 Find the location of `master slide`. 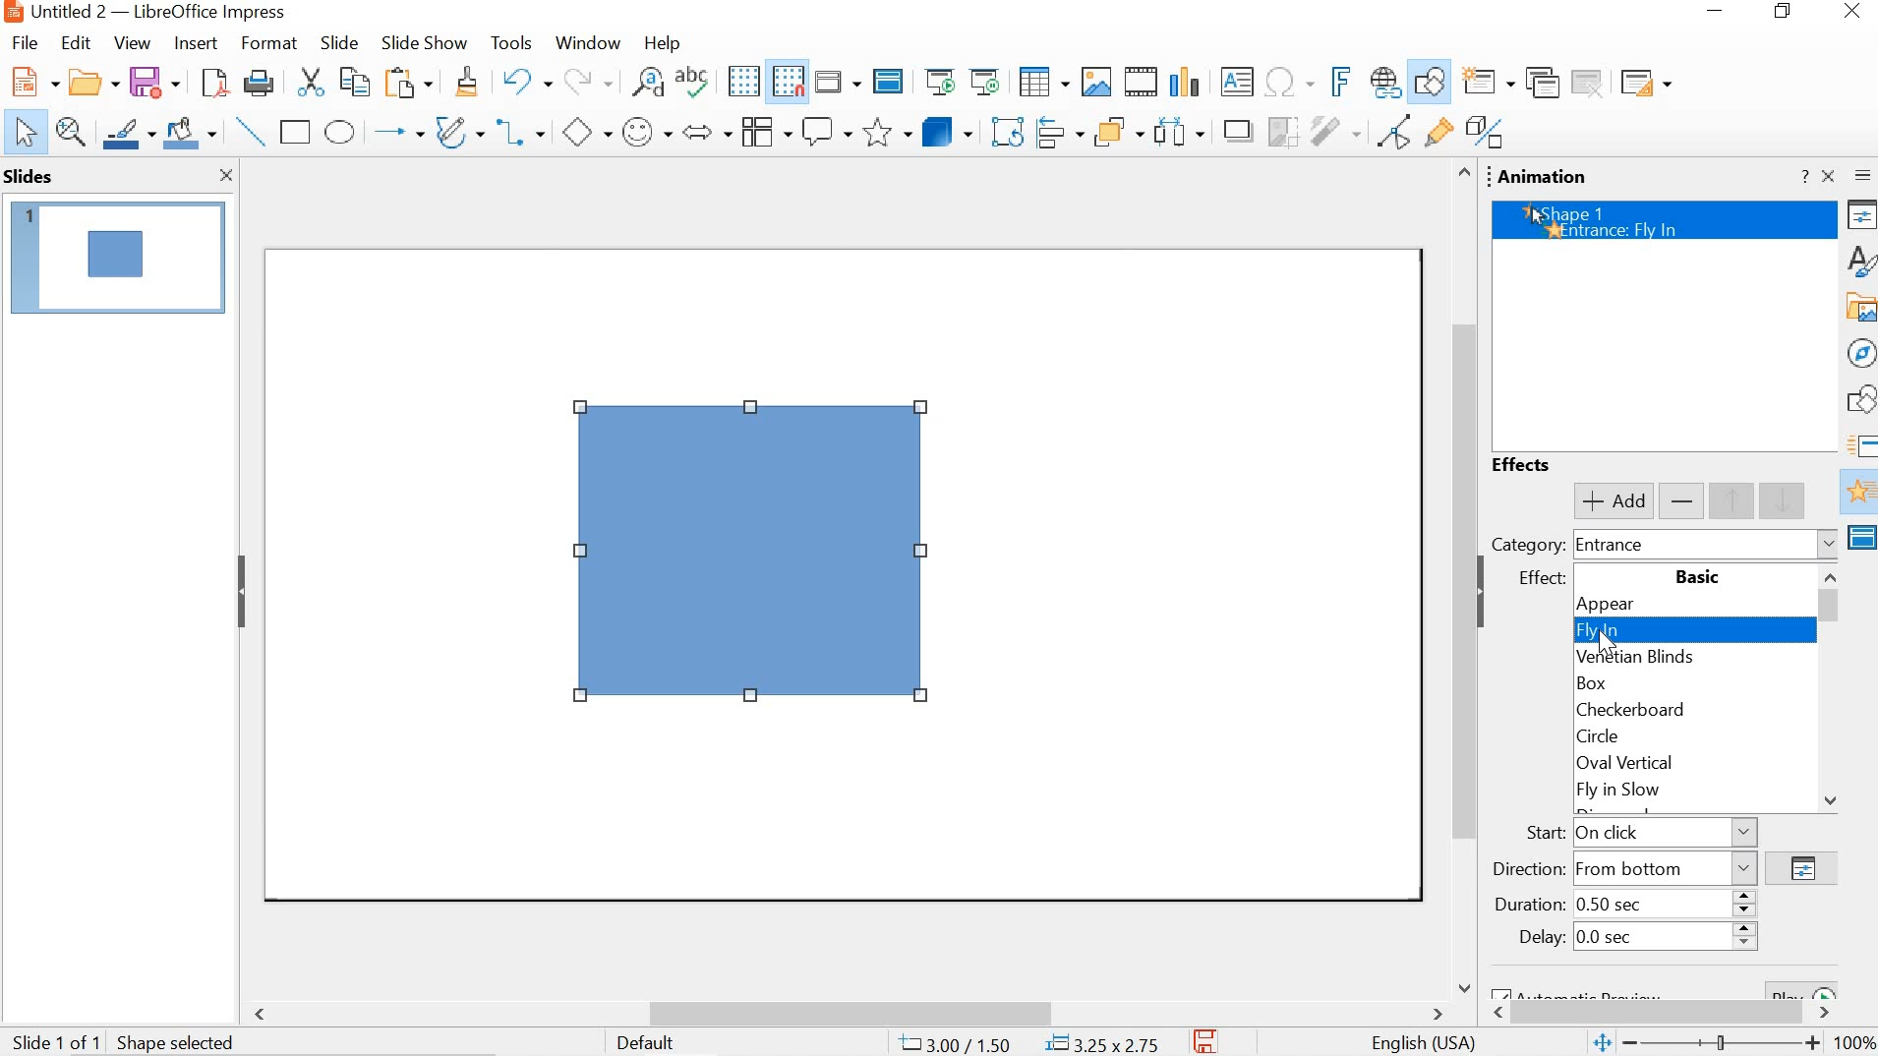

master slide is located at coordinates (889, 83).